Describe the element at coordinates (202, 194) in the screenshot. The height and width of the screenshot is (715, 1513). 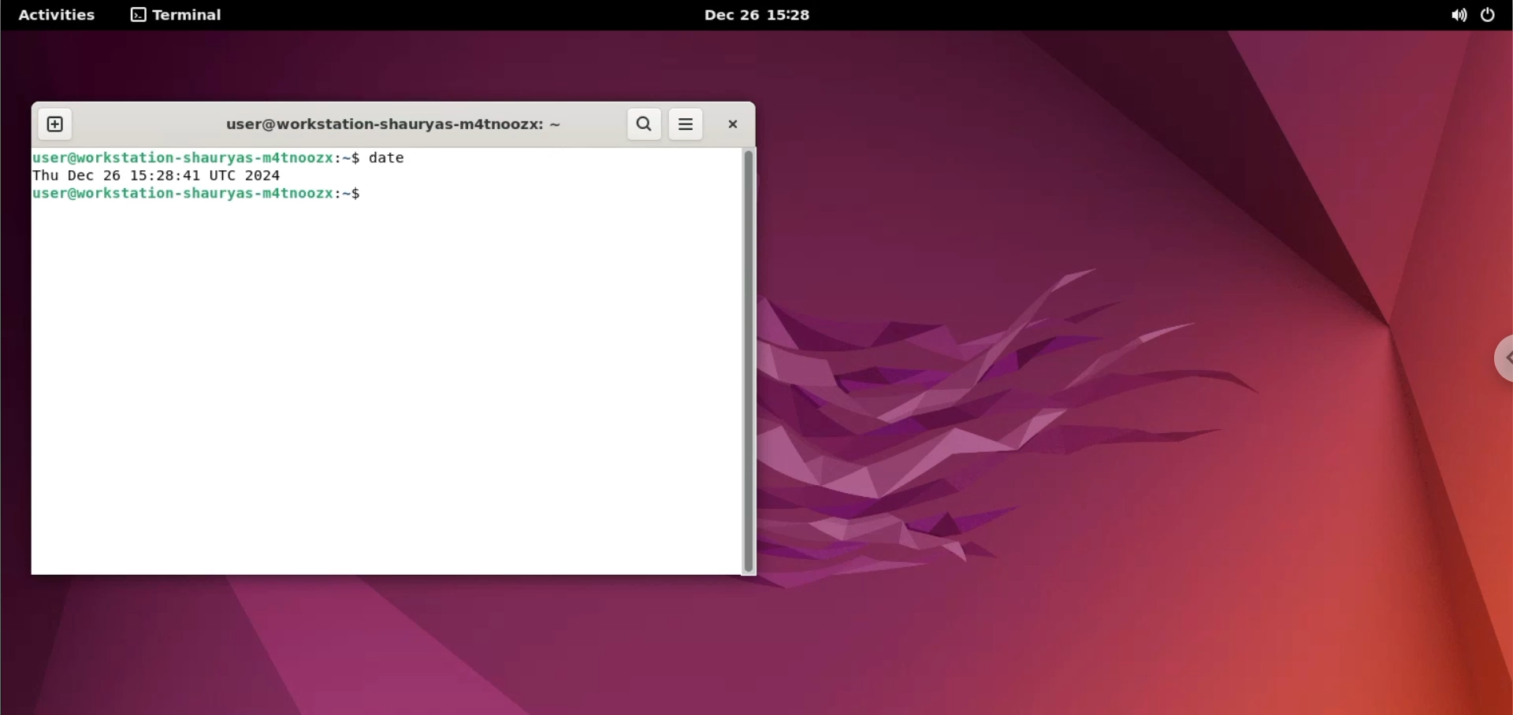
I see `user@workstation-shauryas-m4tnoozx:~$` at that location.